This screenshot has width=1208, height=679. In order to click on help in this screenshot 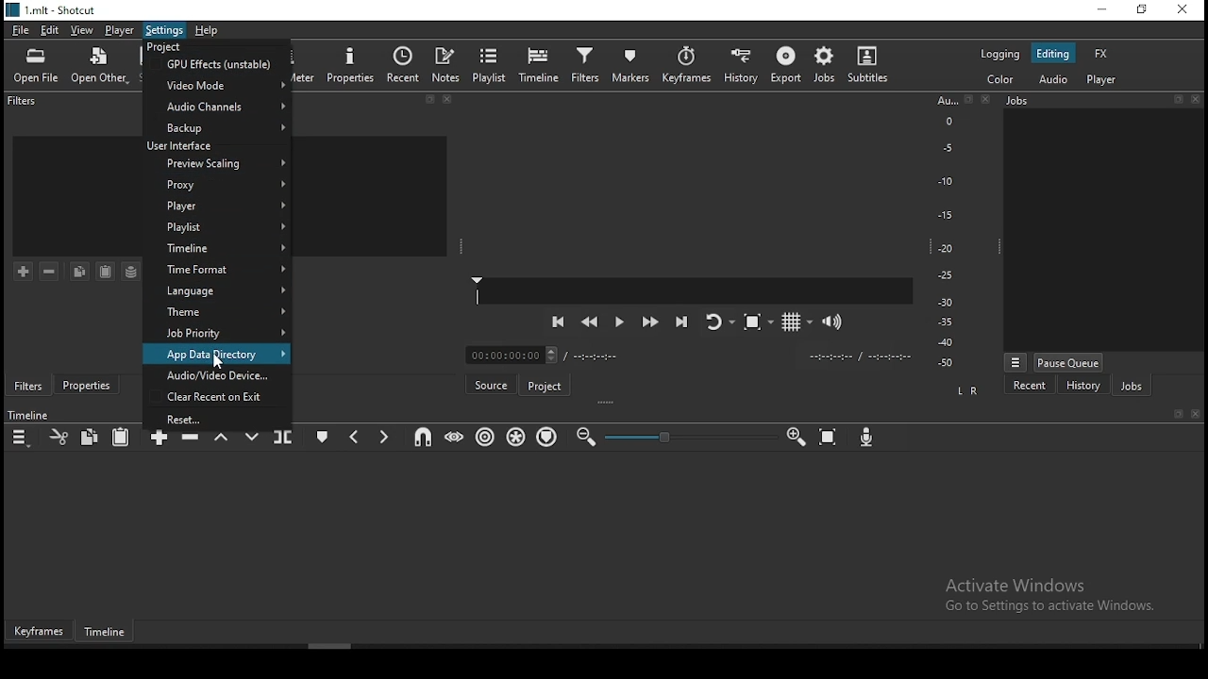, I will do `click(208, 30)`.